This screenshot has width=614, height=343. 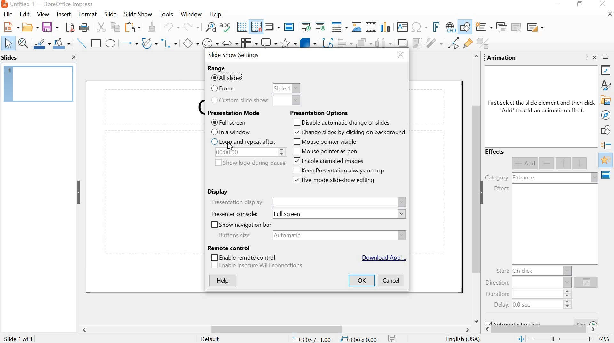 What do you see at coordinates (435, 27) in the screenshot?
I see `insert fontwork text` at bounding box center [435, 27].